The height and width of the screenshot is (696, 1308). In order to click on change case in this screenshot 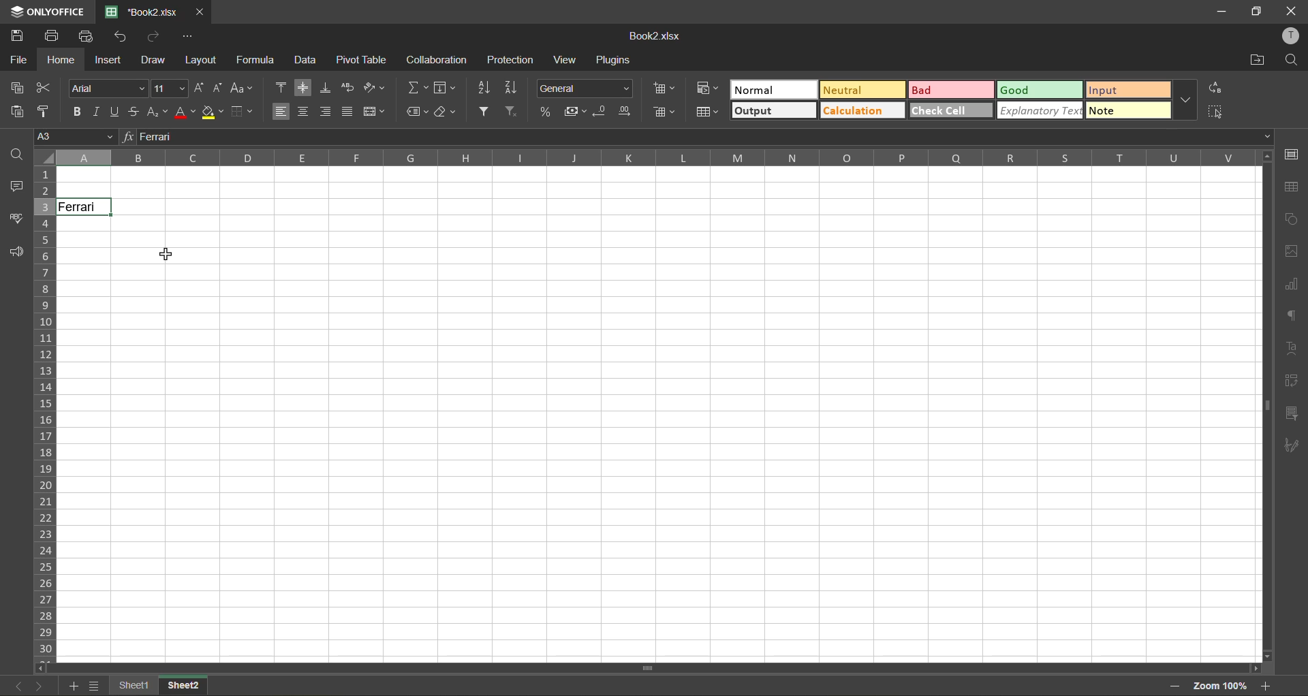, I will do `click(243, 87)`.